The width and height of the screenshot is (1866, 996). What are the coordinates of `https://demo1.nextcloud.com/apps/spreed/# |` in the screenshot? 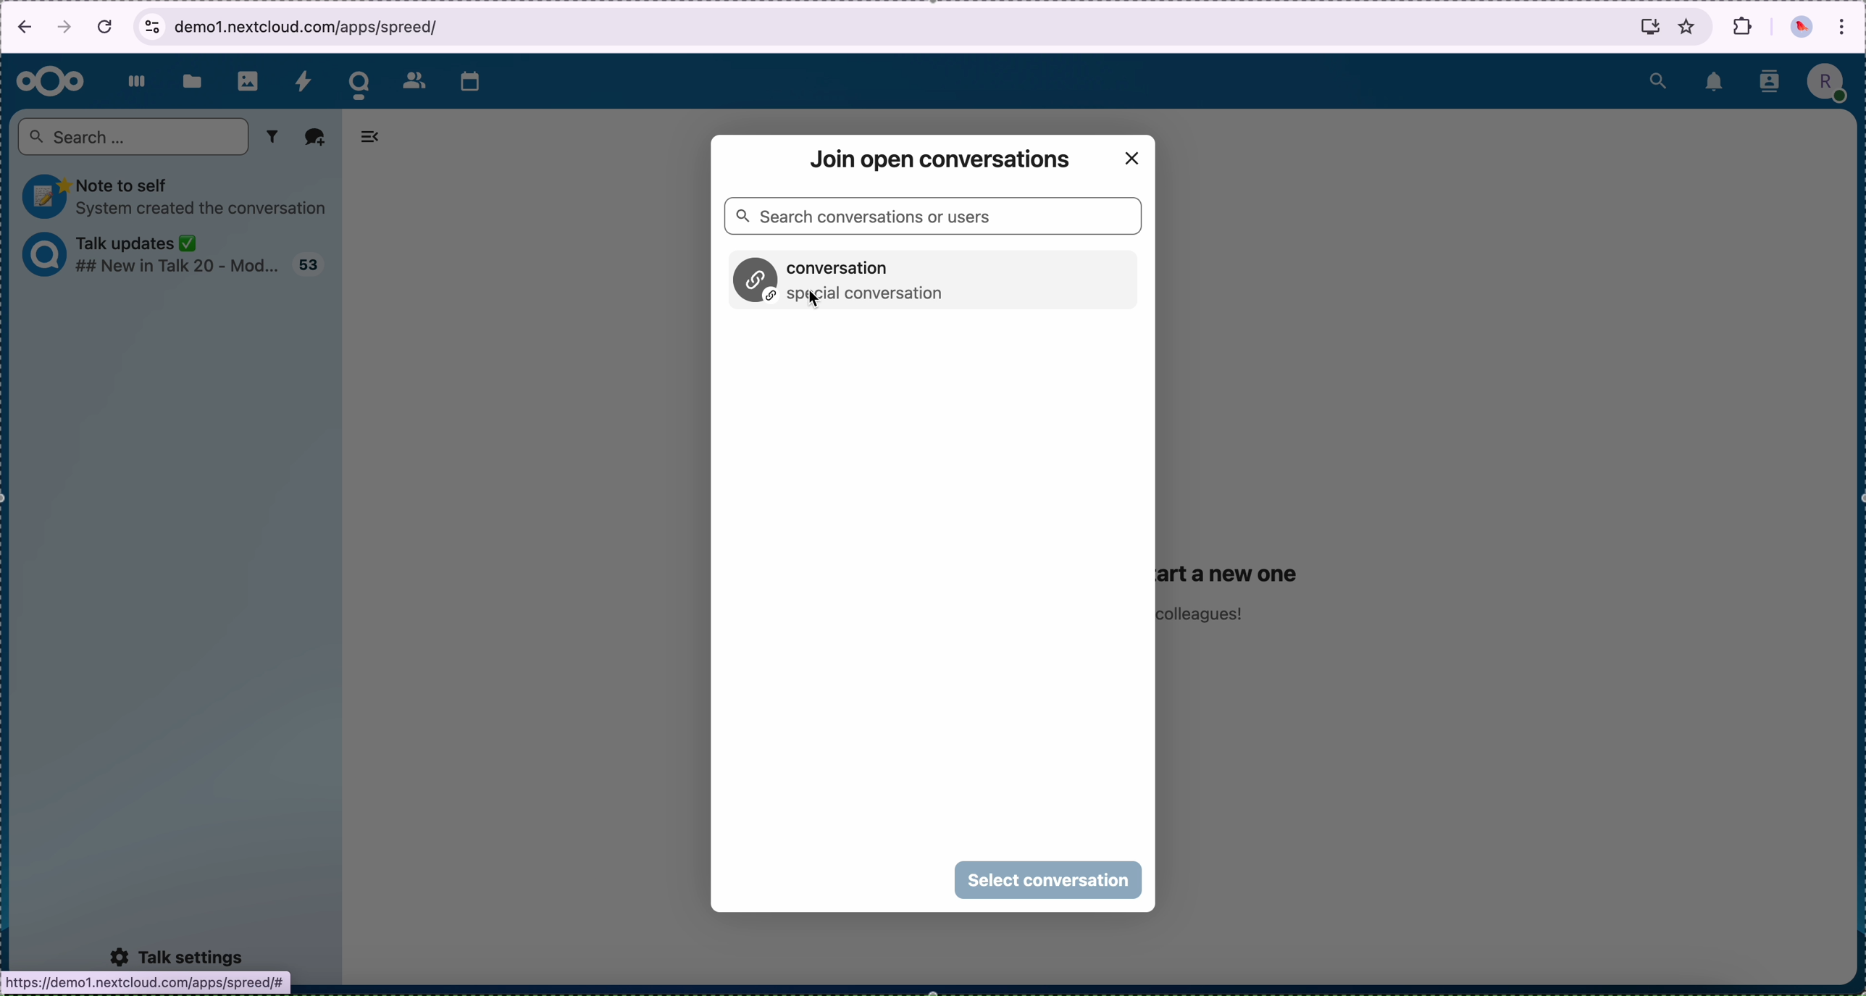 It's located at (150, 982).